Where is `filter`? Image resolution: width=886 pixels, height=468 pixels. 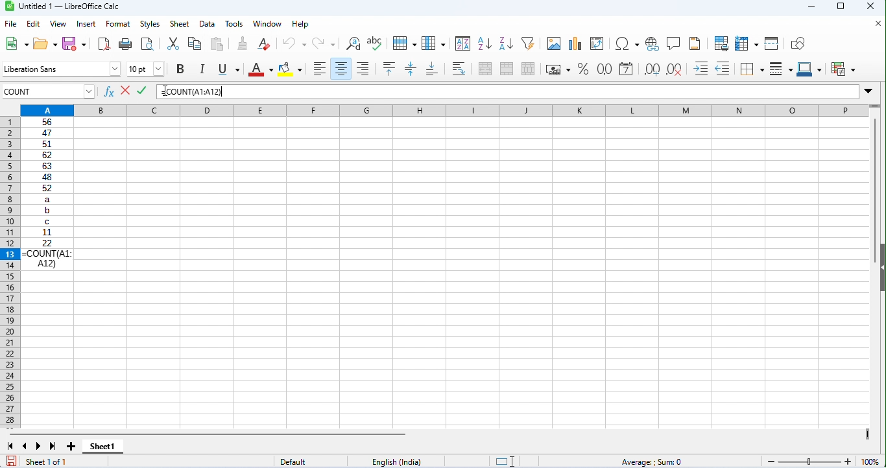
filter is located at coordinates (528, 43).